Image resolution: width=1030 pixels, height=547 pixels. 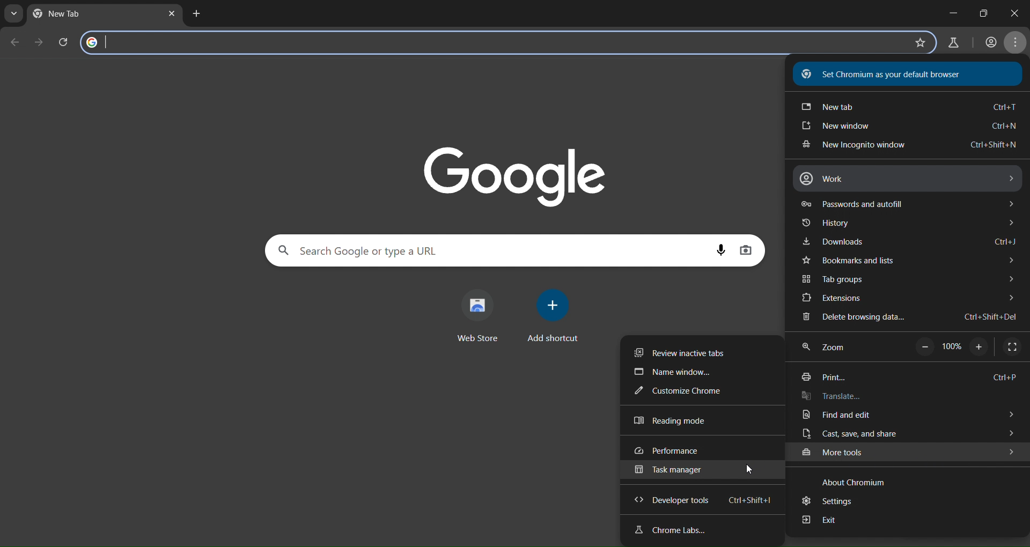 I want to click on new tab, so click(x=196, y=15).